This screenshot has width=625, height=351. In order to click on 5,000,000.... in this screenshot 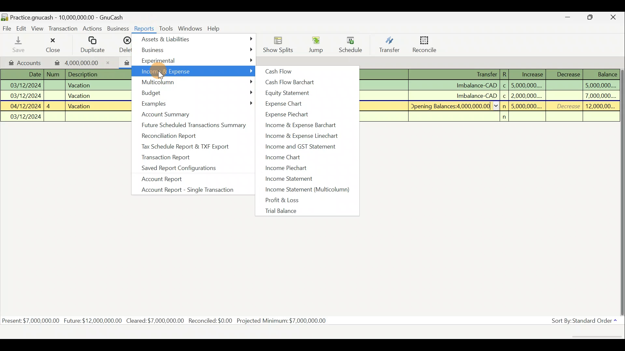, I will do `click(527, 106)`.